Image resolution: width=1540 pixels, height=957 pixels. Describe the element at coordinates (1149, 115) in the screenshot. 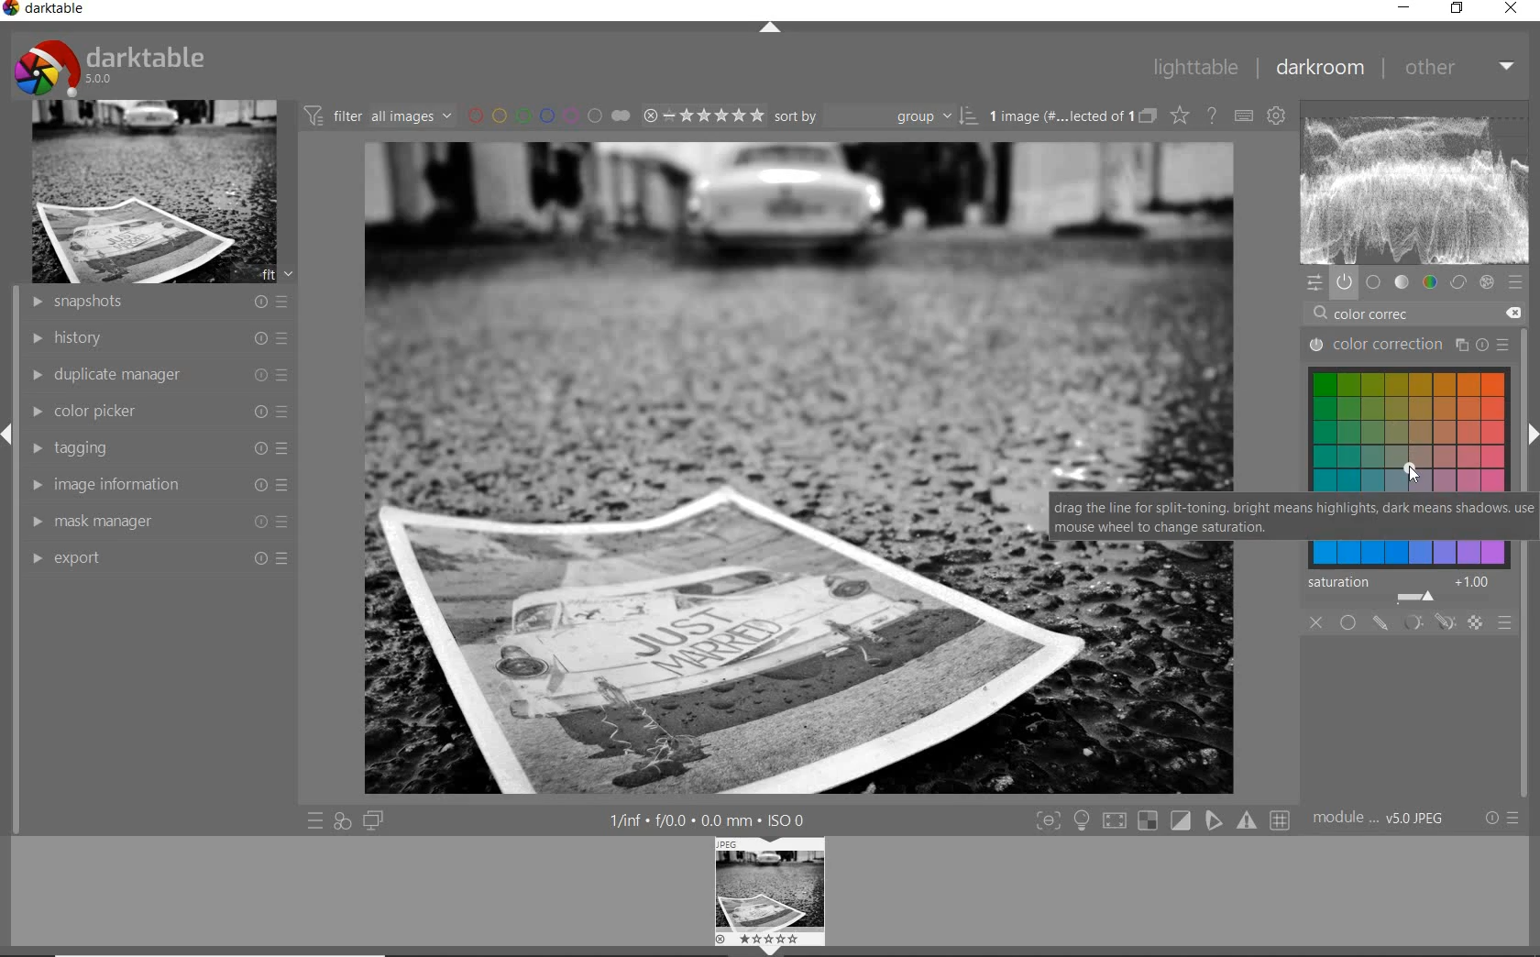

I see `collapsed grouped images` at that location.